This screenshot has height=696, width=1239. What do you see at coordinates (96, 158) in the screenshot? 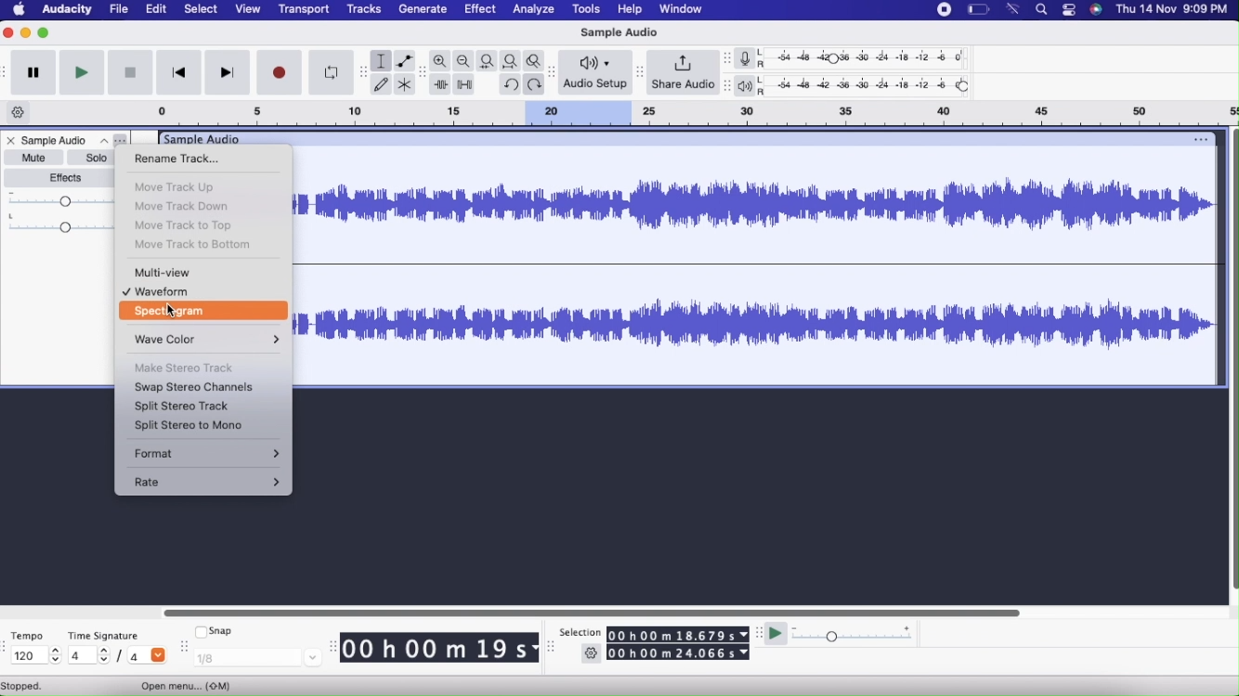
I see `Solo` at bounding box center [96, 158].